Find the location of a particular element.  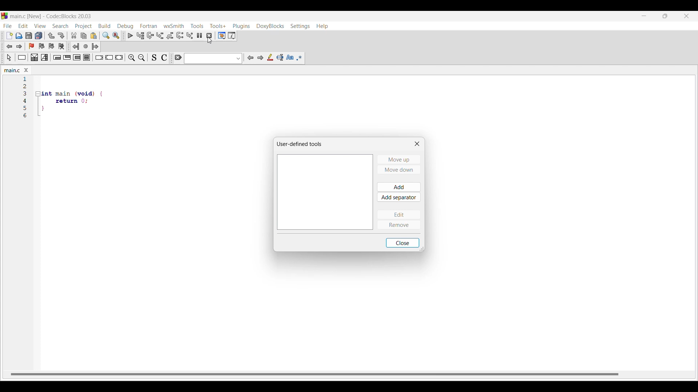

DoxyBlocks menu is located at coordinates (270, 26).